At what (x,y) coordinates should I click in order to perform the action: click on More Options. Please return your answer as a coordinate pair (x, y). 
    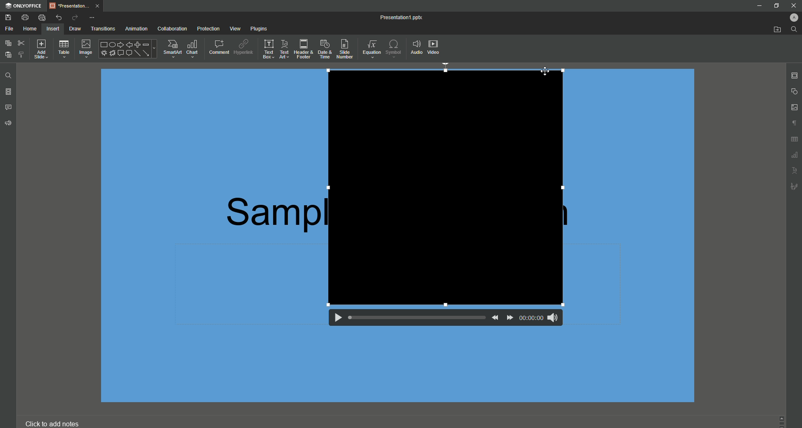
    Looking at the image, I should click on (94, 18).